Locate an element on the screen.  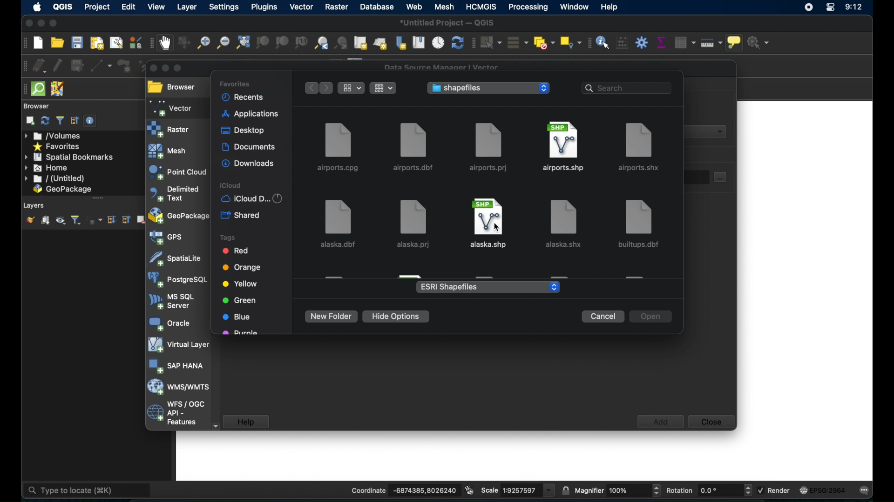
orange is located at coordinates (243, 268).